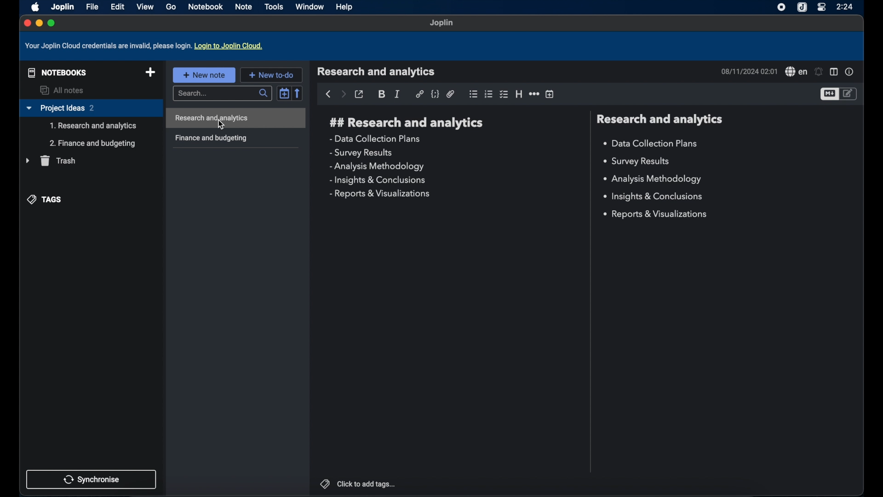  Describe the element at coordinates (221, 94) in the screenshot. I see `search bar` at that location.